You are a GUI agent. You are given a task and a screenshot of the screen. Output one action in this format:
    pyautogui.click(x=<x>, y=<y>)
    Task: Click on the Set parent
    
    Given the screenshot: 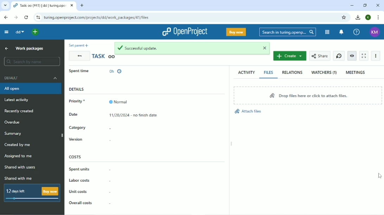 What is the action you would take?
    pyautogui.click(x=78, y=45)
    